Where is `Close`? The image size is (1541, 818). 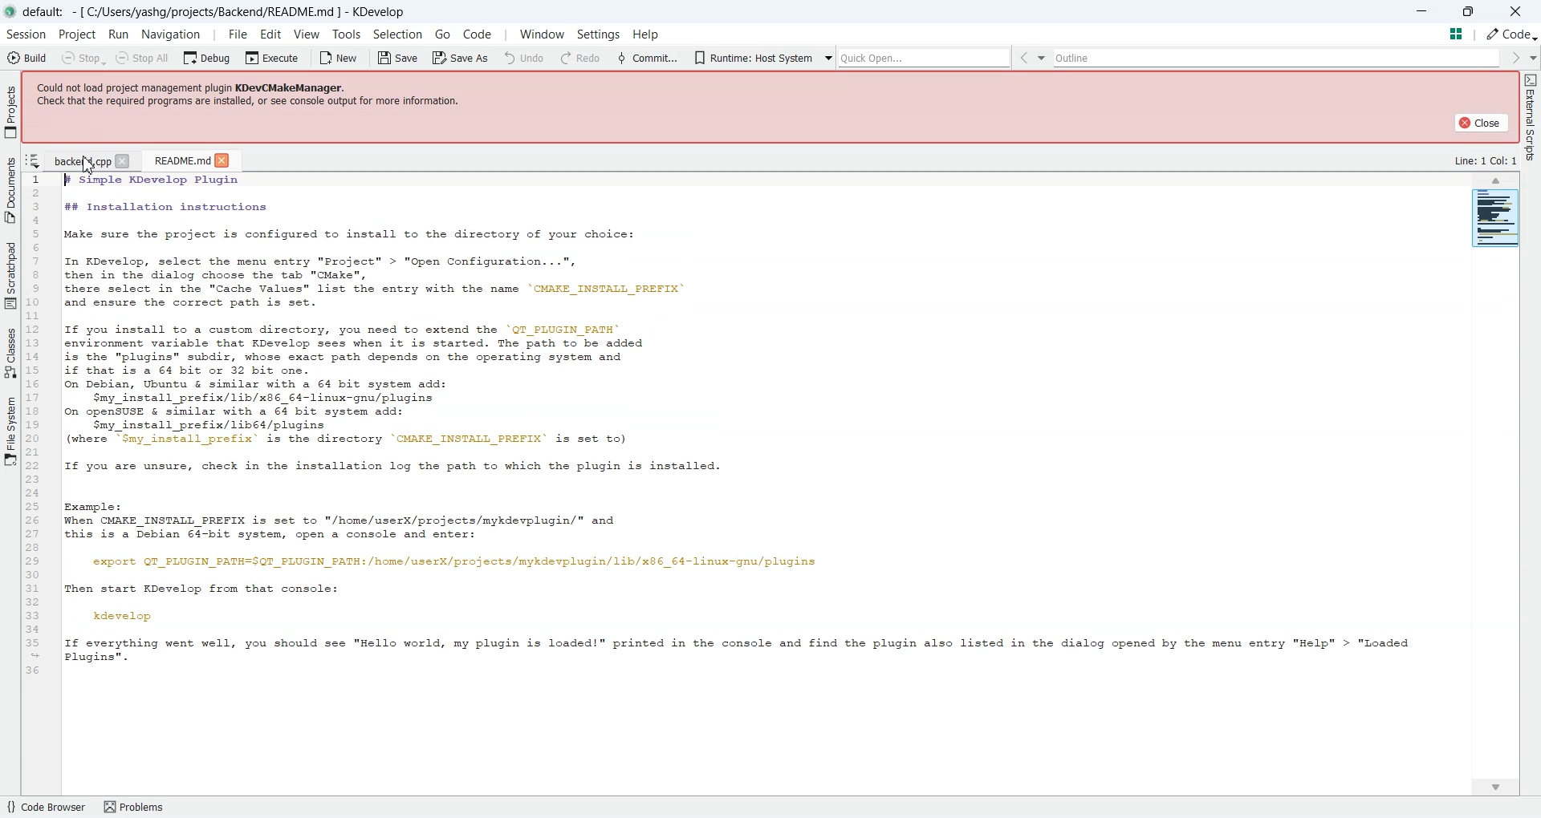 Close is located at coordinates (222, 160).